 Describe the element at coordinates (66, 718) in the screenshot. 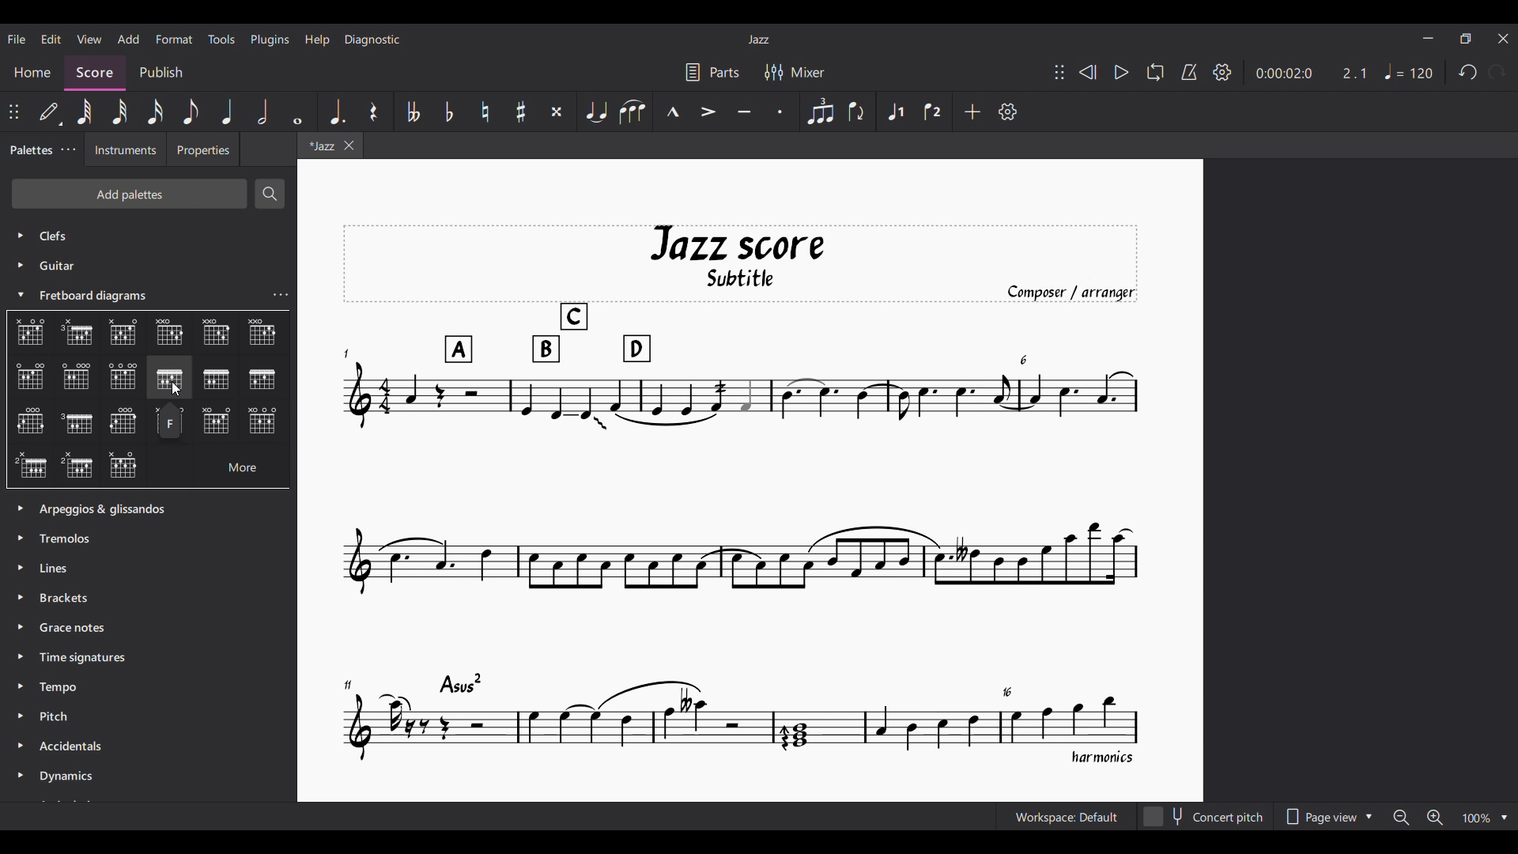

I see `Pitch` at that location.